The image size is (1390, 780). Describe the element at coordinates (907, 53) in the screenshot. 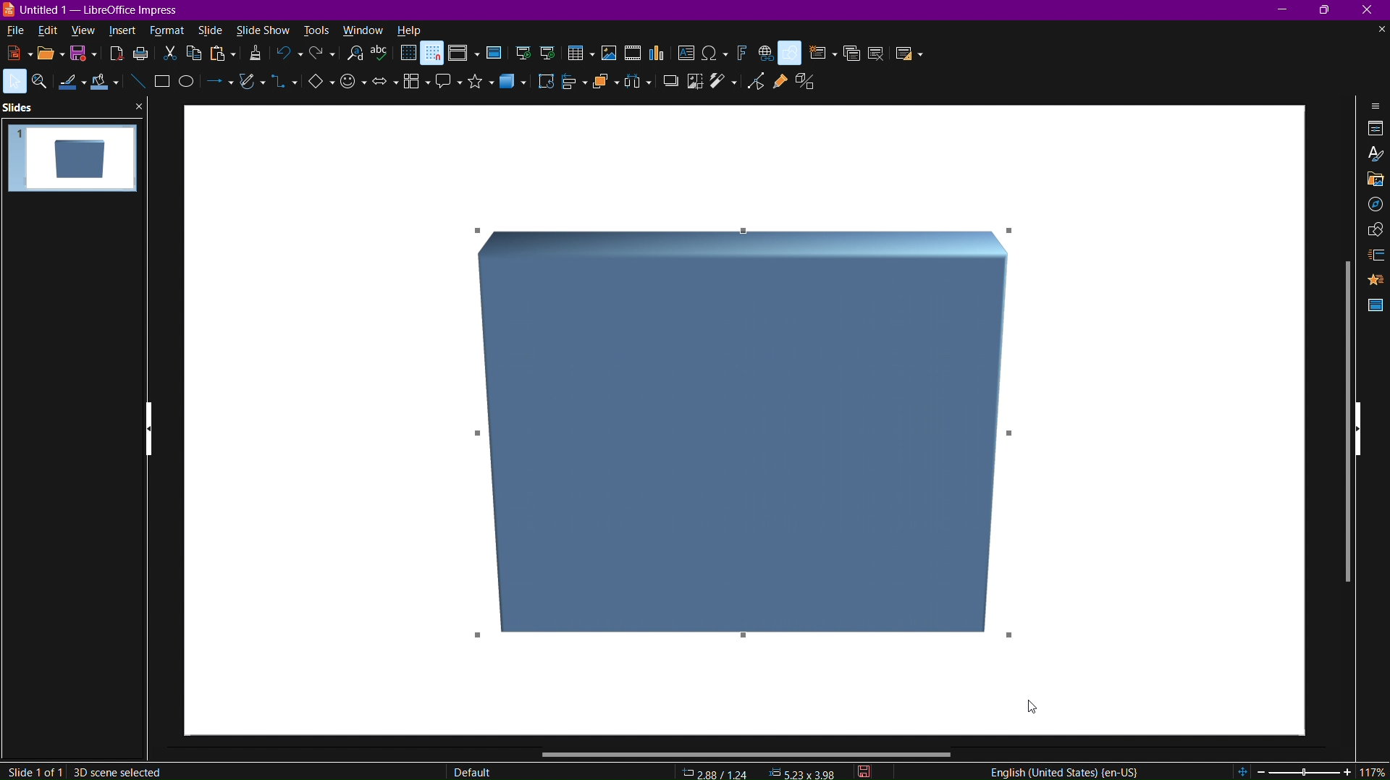

I see `Slide Layout` at that location.